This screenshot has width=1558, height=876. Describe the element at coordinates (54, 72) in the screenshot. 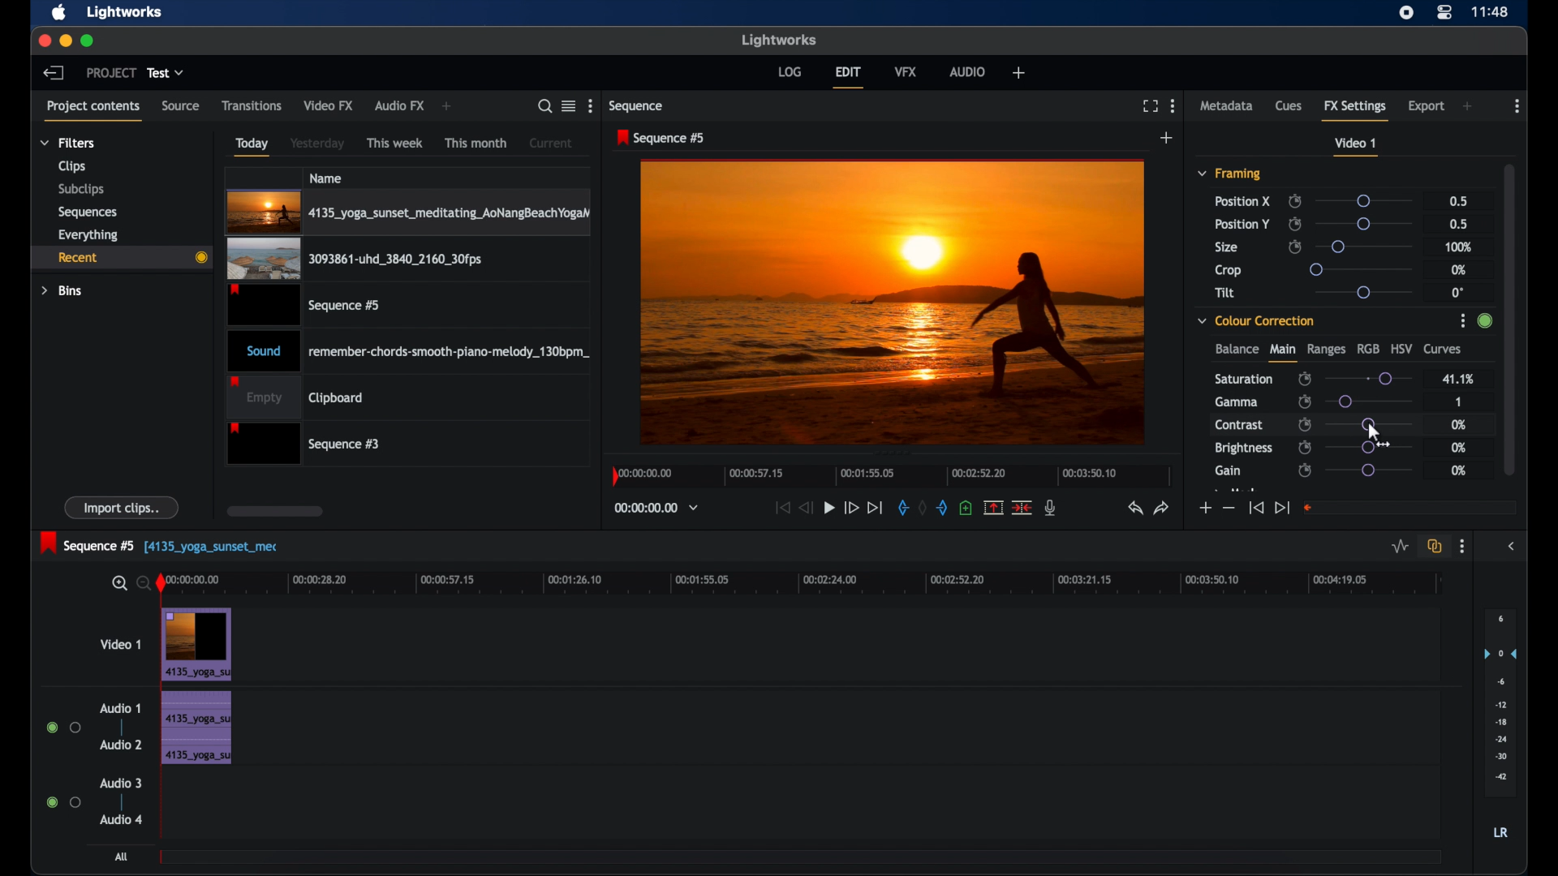

I see `back` at that location.